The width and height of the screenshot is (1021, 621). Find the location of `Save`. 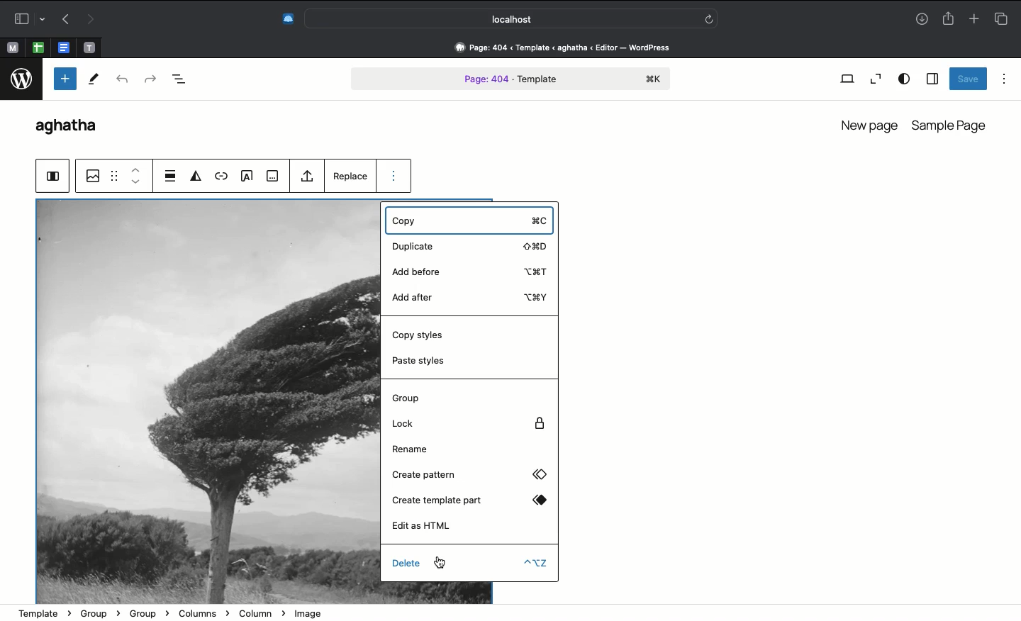

Save is located at coordinates (969, 79).